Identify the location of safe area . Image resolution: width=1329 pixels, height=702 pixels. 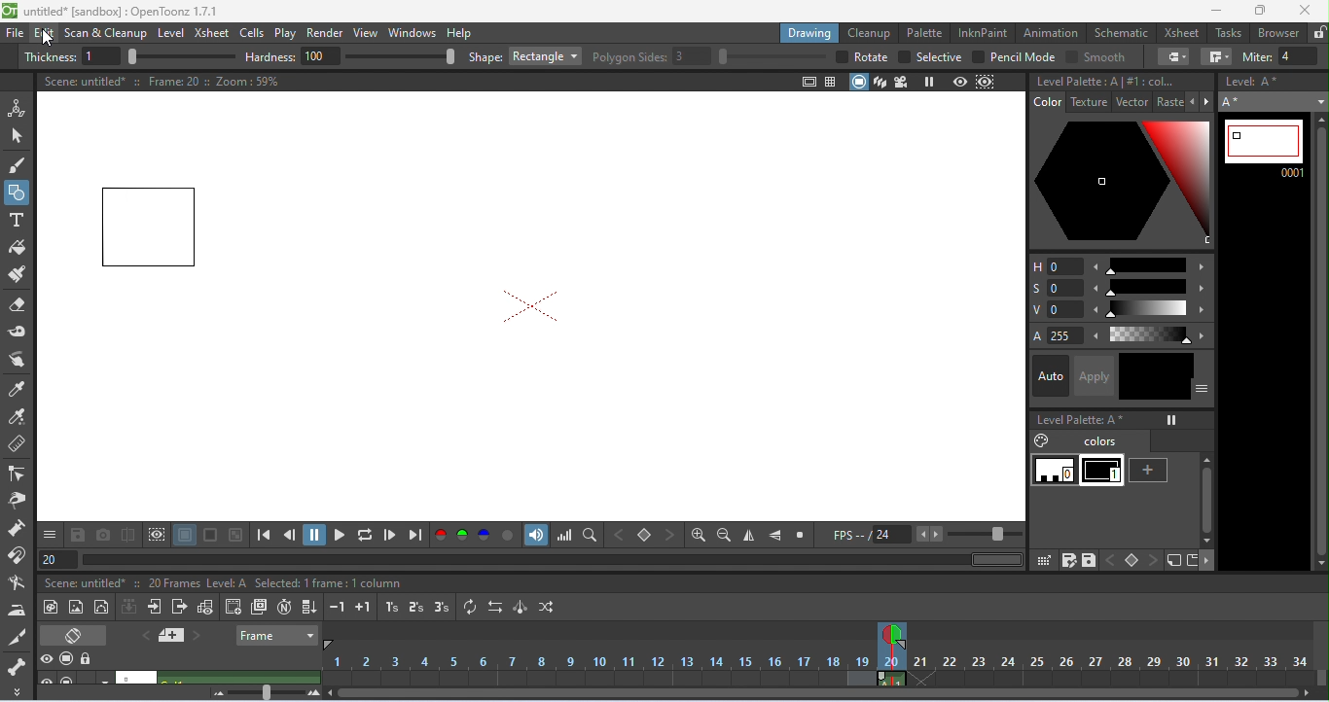
(808, 83).